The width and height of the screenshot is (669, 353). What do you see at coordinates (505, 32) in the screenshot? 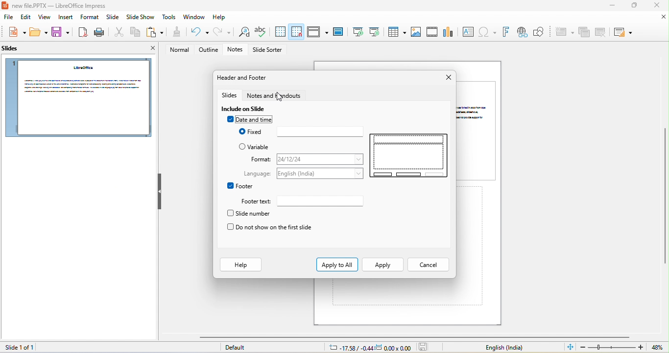
I see `font work text` at bounding box center [505, 32].